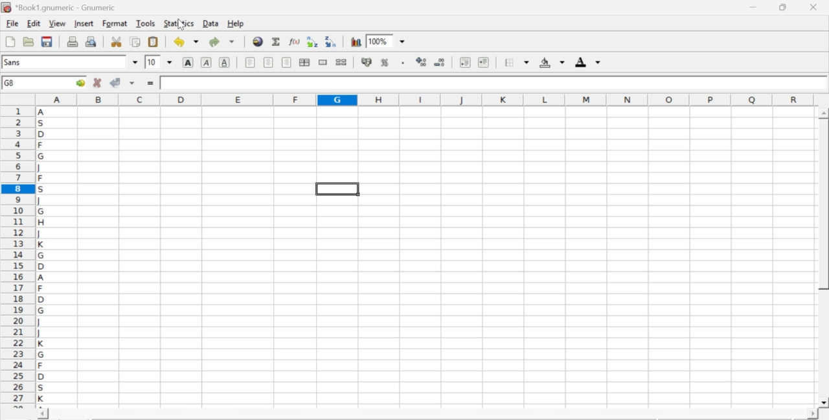 The width and height of the screenshot is (829, 420). I want to click on italic, so click(207, 62).